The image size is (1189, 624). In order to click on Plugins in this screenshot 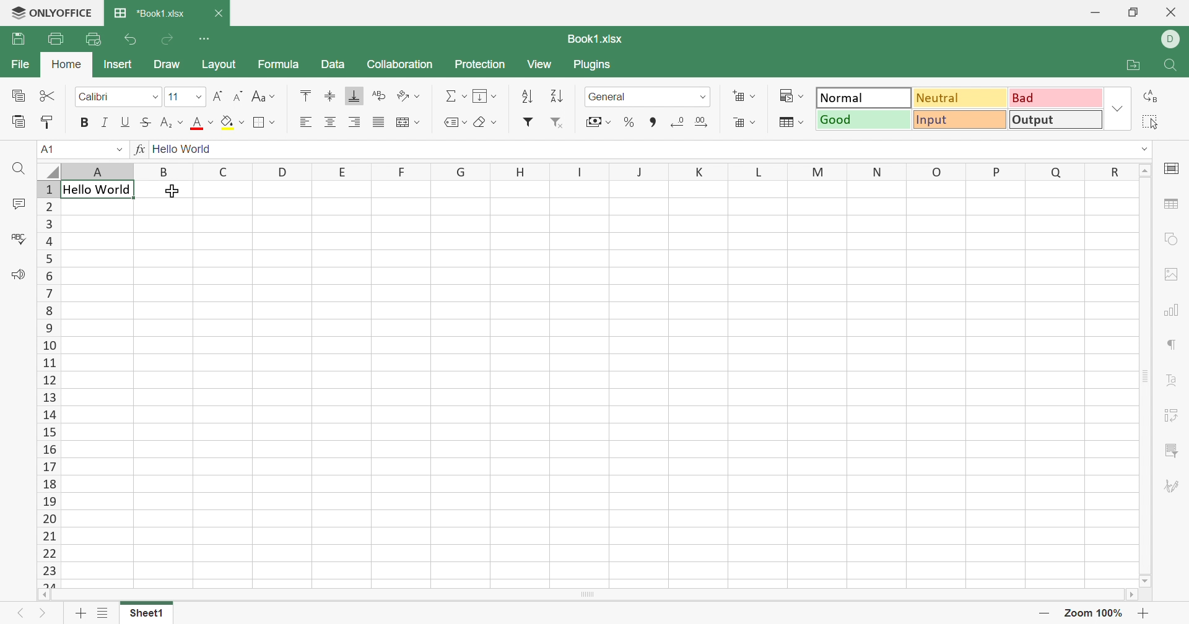, I will do `click(591, 66)`.